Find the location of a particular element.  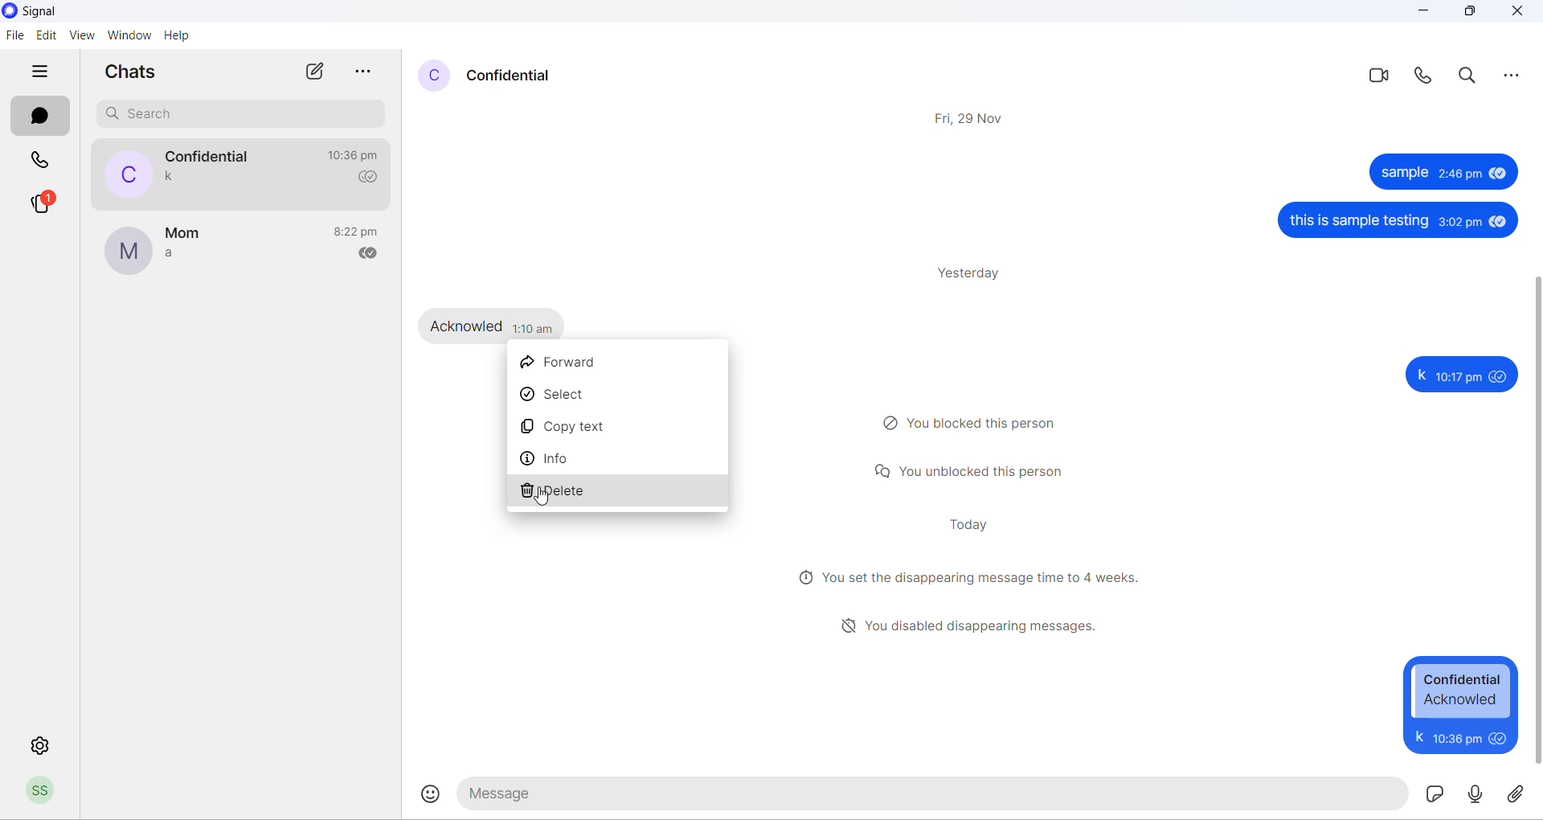

cursor is located at coordinates (547, 498).